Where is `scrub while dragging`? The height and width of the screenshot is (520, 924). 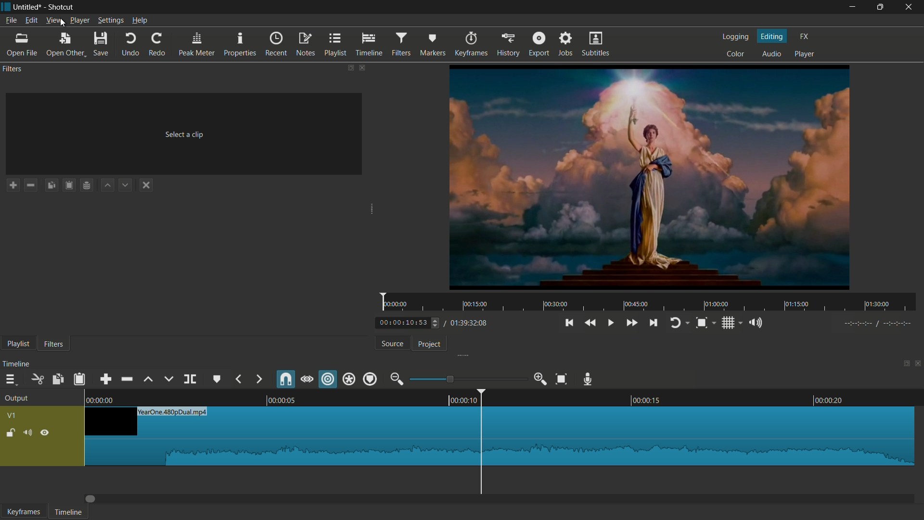
scrub while dragging is located at coordinates (307, 379).